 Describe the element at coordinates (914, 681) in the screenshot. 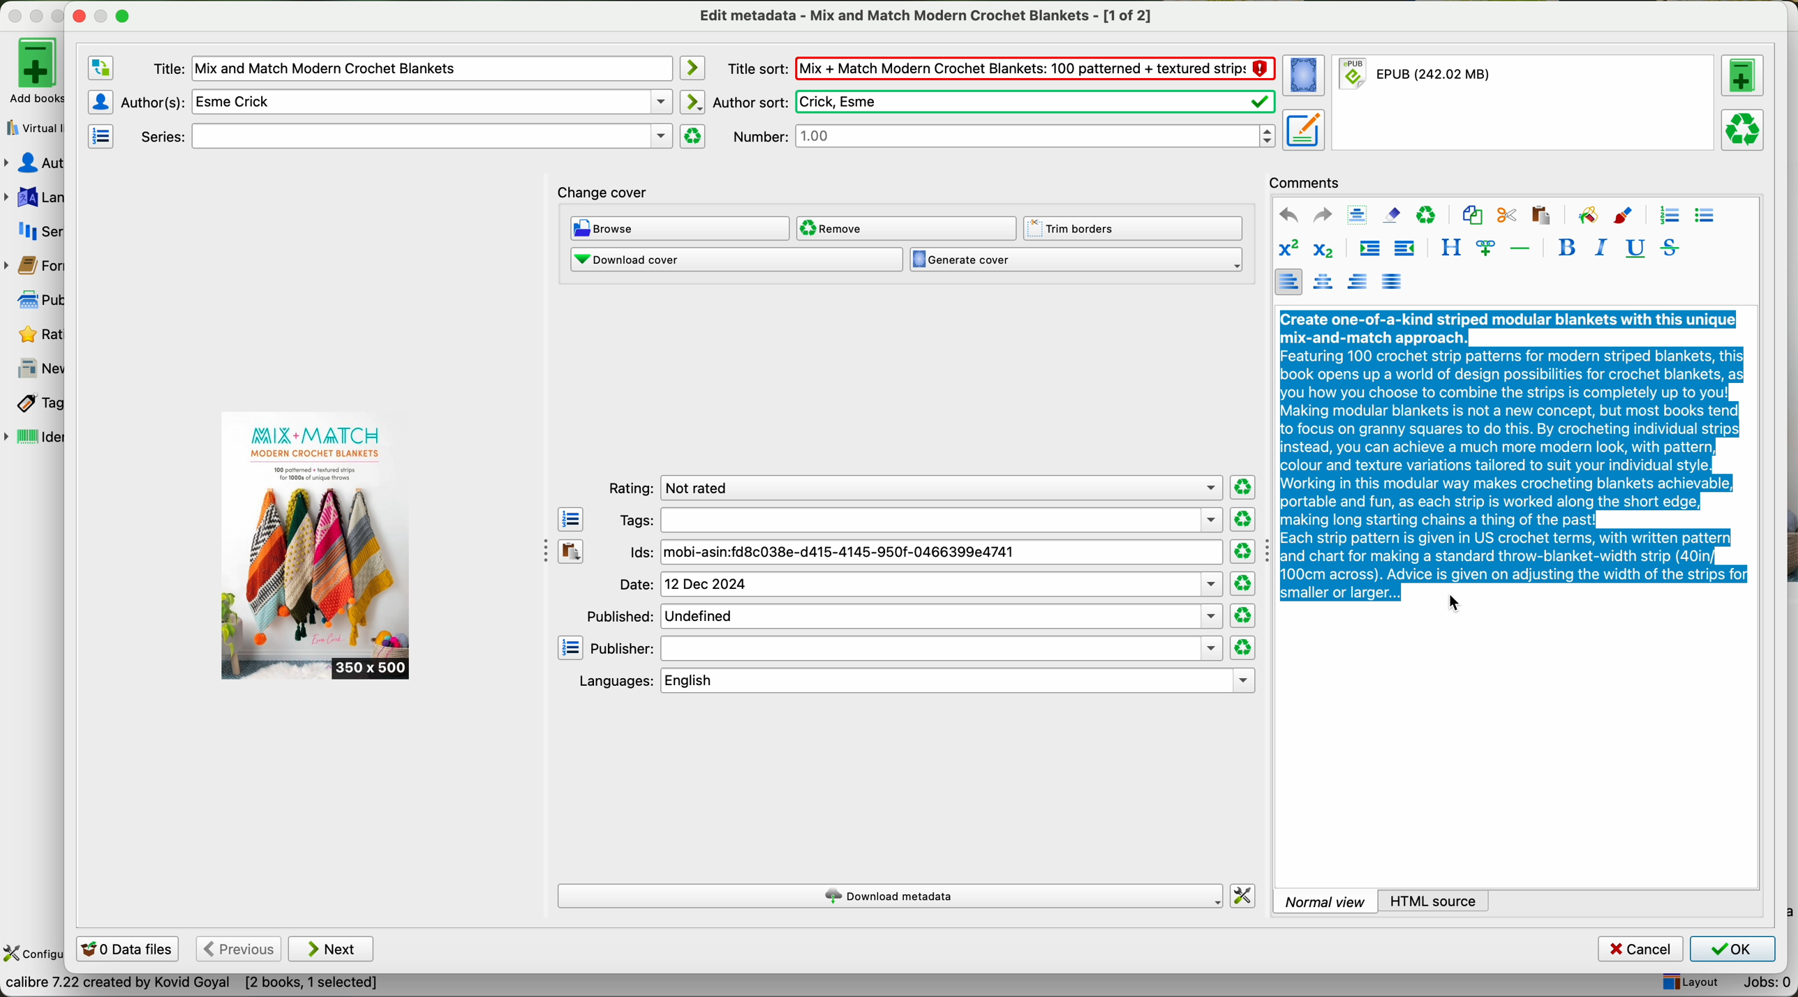

I see `languages` at that location.